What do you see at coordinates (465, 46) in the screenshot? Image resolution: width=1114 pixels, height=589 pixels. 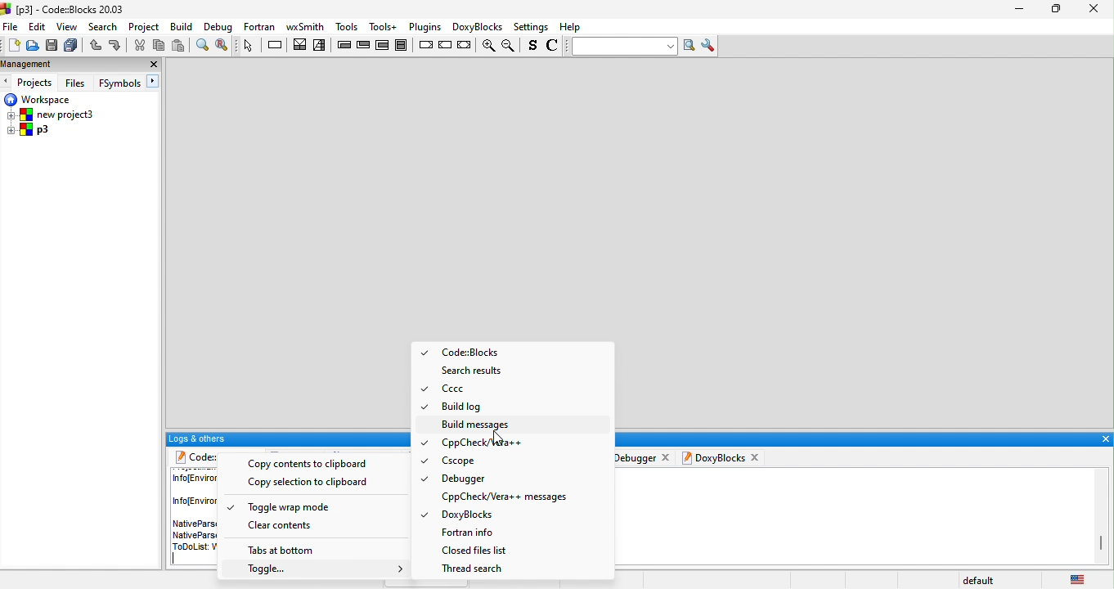 I see `return instruction` at bounding box center [465, 46].